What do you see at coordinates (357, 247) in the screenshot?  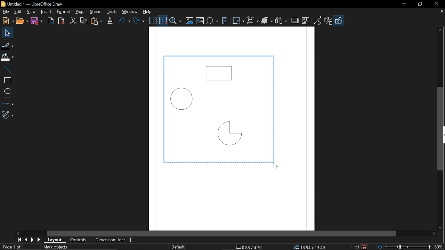 I see `1:1 (Scaling factor)` at bounding box center [357, 247].